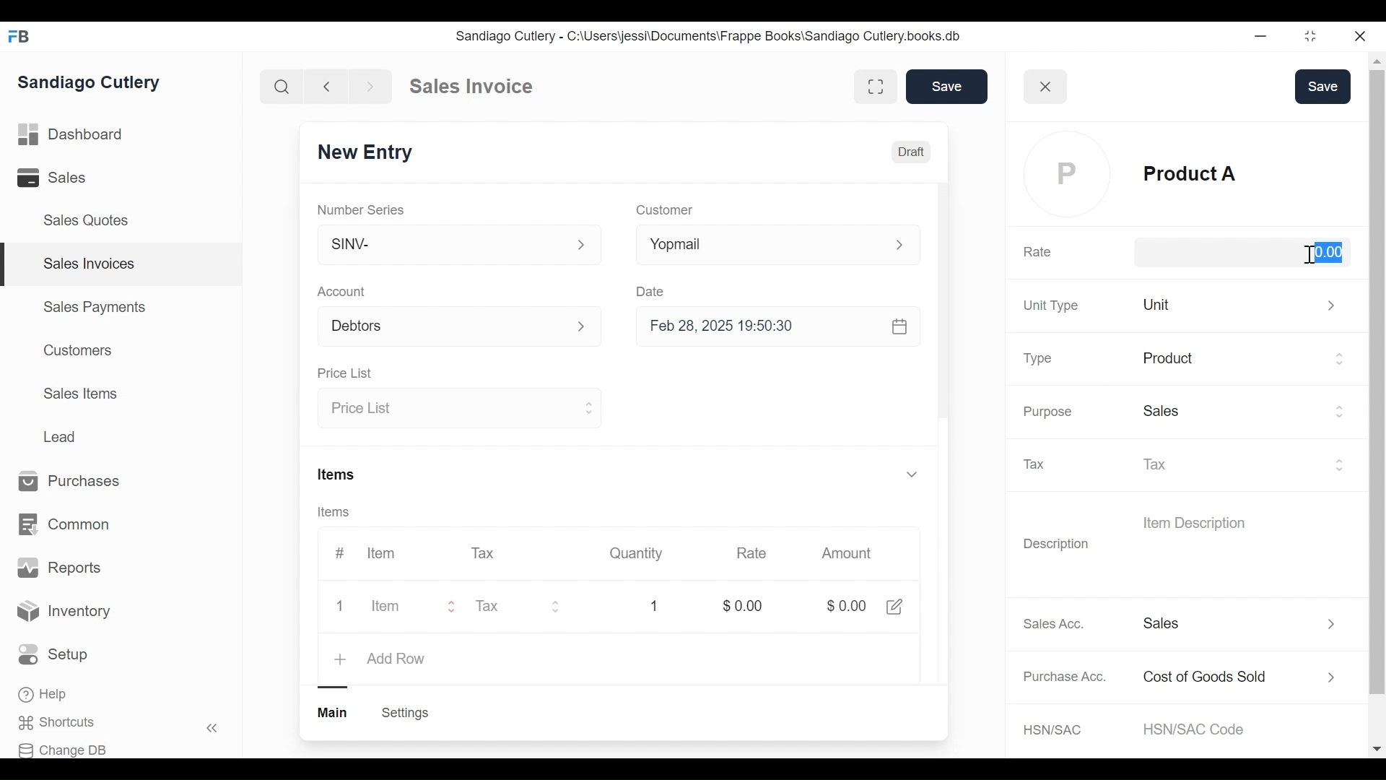 The image size is (1386, 780). I want to click on share, so click(894, 605).